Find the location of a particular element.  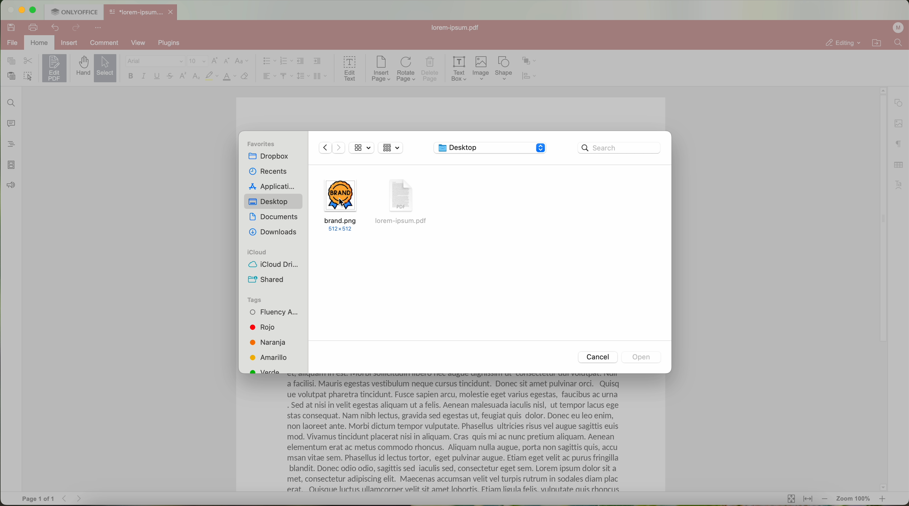

tags is located at coordinates (254, 300).